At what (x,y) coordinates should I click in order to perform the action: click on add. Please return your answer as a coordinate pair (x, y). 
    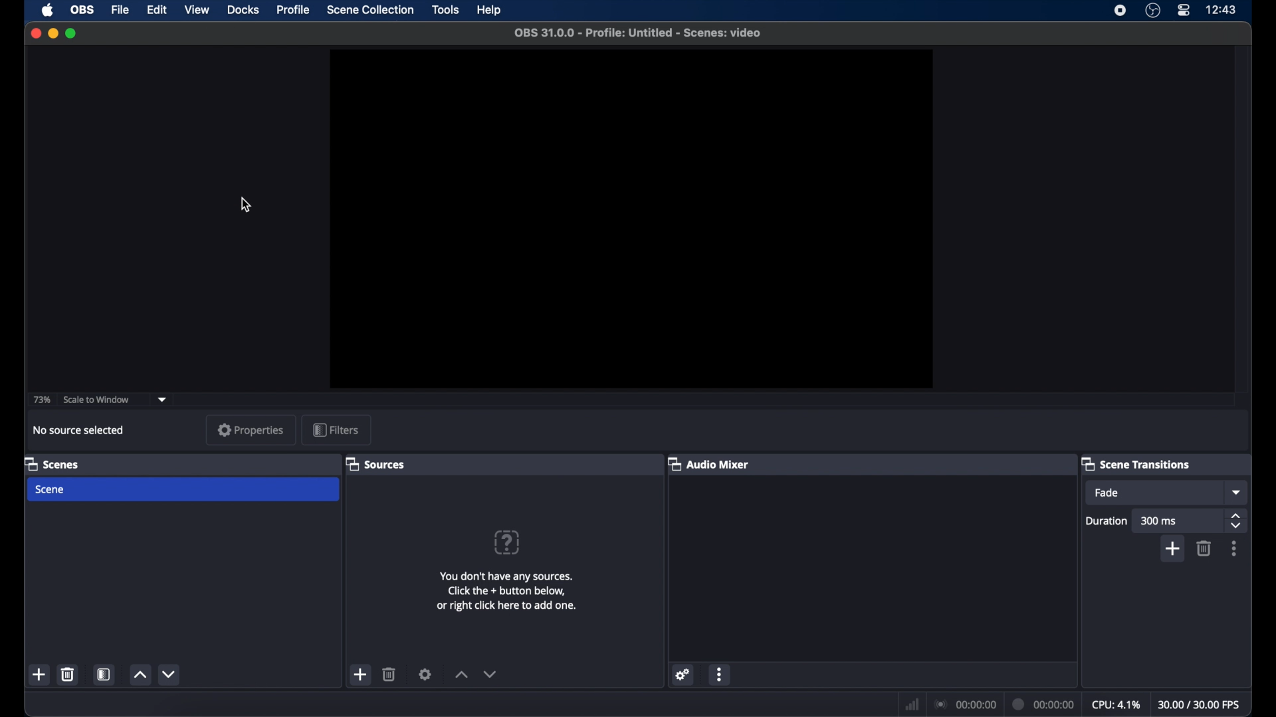
    Looking at the image, I should click on (40, 675).